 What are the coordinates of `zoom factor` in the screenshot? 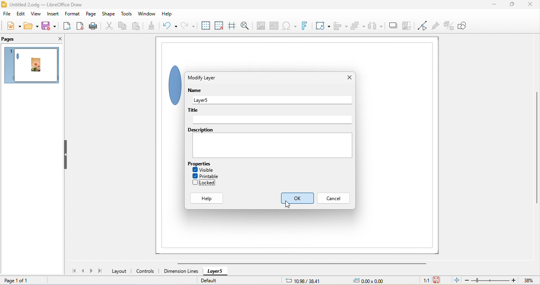 It's located at (529, 280).